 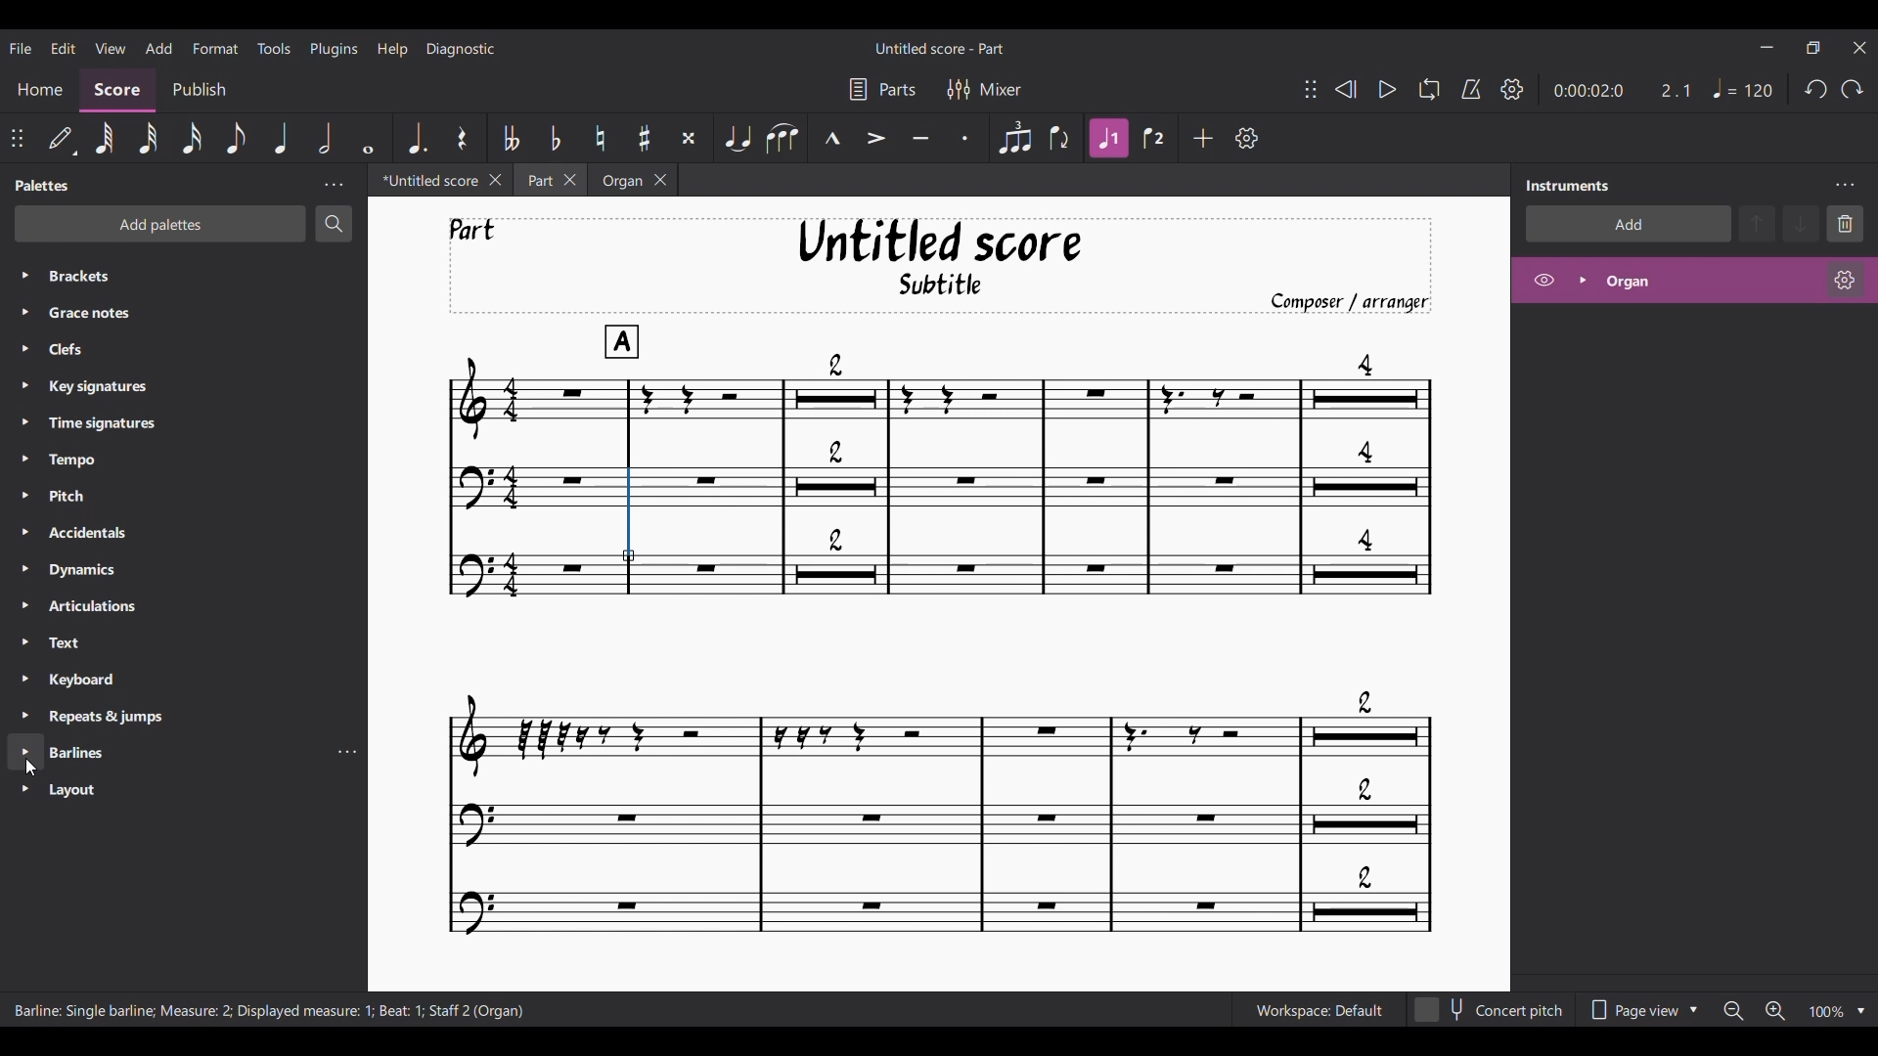 What do you see at coordinates (570, 180) in the screenshot?
I see `Close Part tab` at bounding box center [570, 180].